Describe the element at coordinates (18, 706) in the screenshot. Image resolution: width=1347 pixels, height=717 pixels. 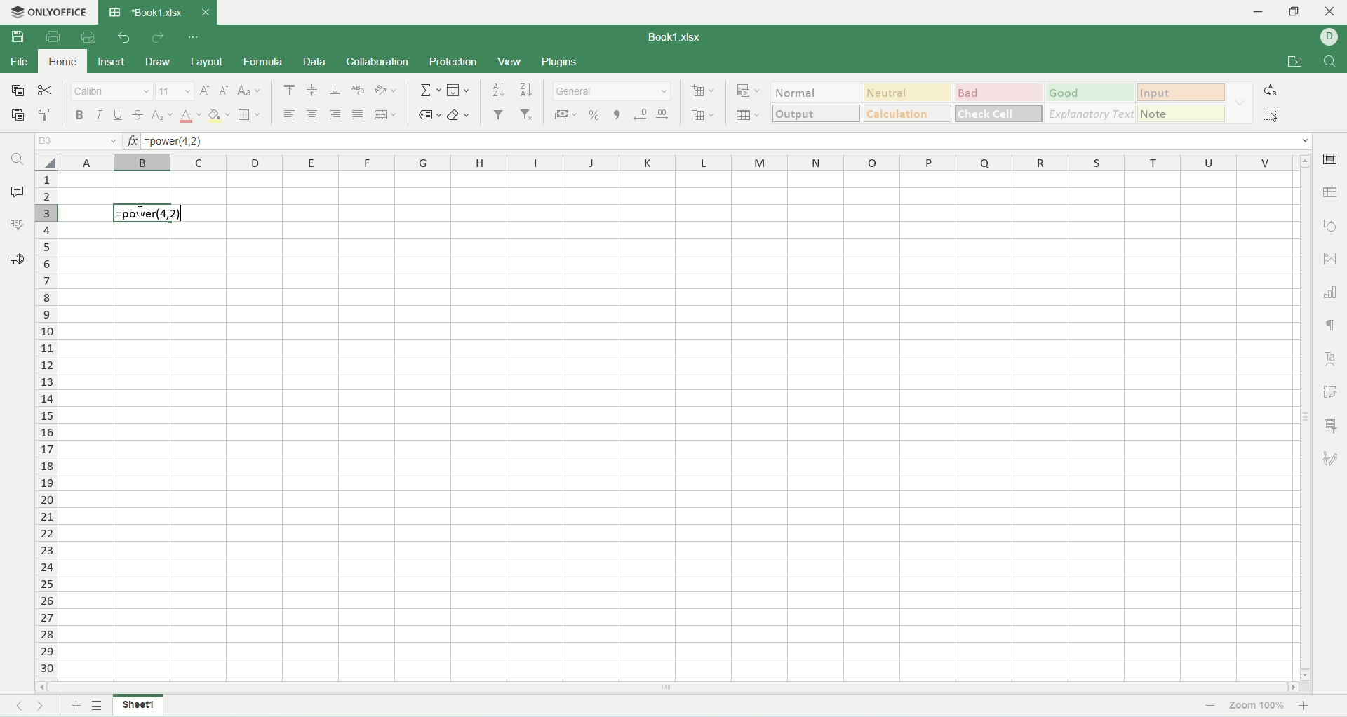
I see `previous` at that location.